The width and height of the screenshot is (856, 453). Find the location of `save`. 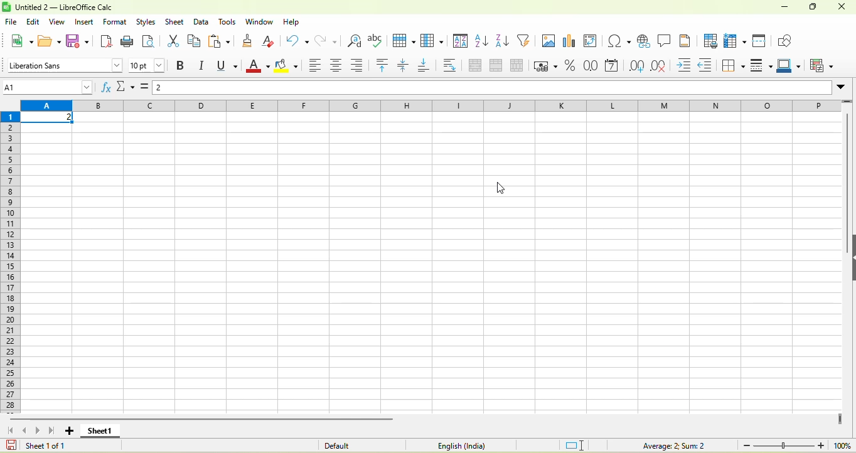

save is located at coordinates (81, 41).